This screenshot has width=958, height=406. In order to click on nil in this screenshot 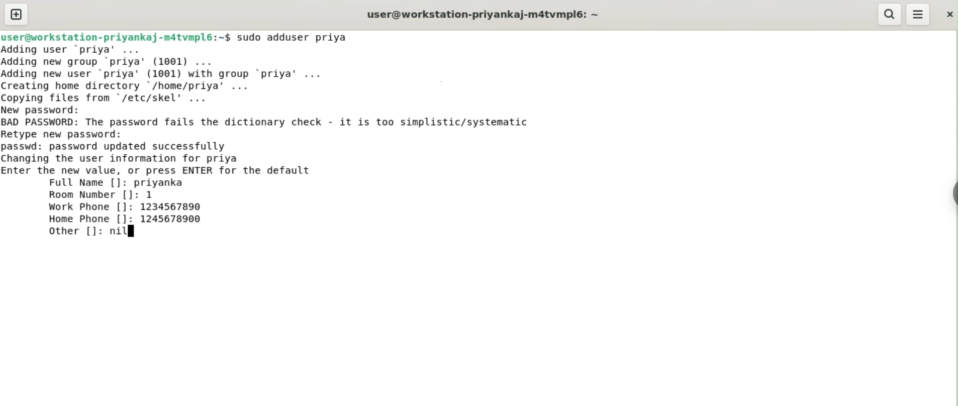, I will do `click(124, 233)`.